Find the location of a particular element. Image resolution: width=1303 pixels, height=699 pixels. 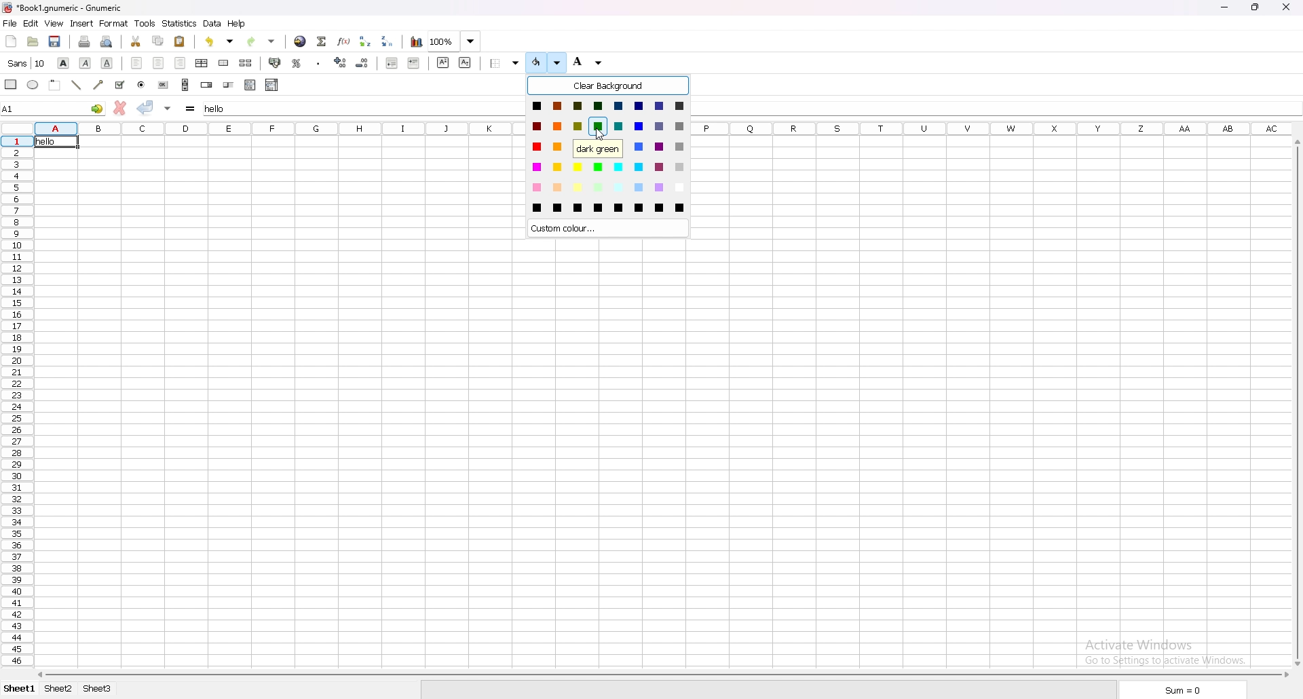

columns is located at coordinates (278, 128).